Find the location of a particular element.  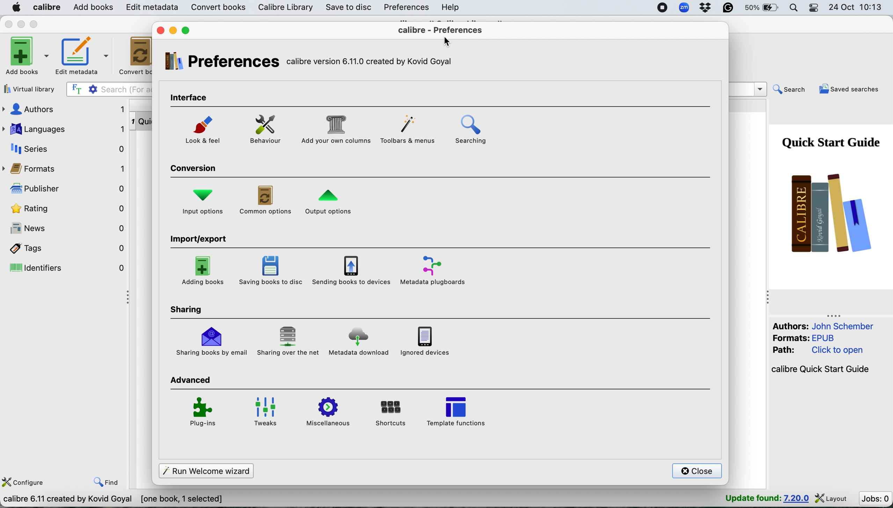

sharing is located at coordinates (187, 311).